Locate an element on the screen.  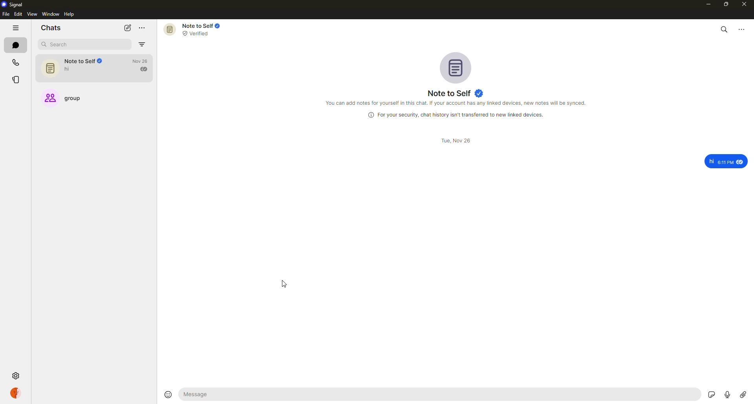
stickers is located at coordinates (708, 393).